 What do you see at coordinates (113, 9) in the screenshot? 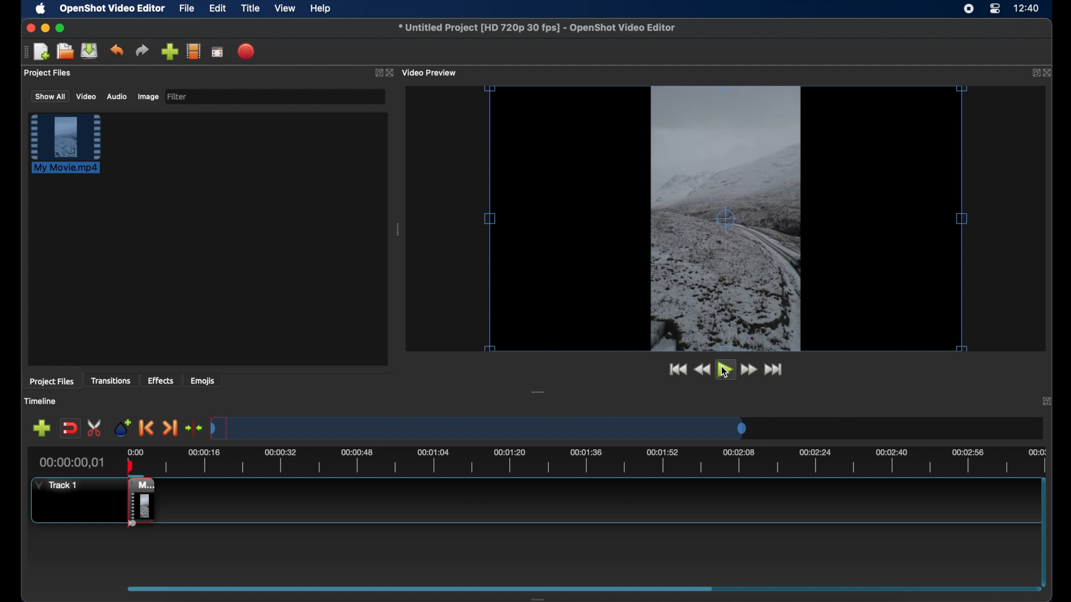
I see `openshot video editor` at bounding box center [113, 9].